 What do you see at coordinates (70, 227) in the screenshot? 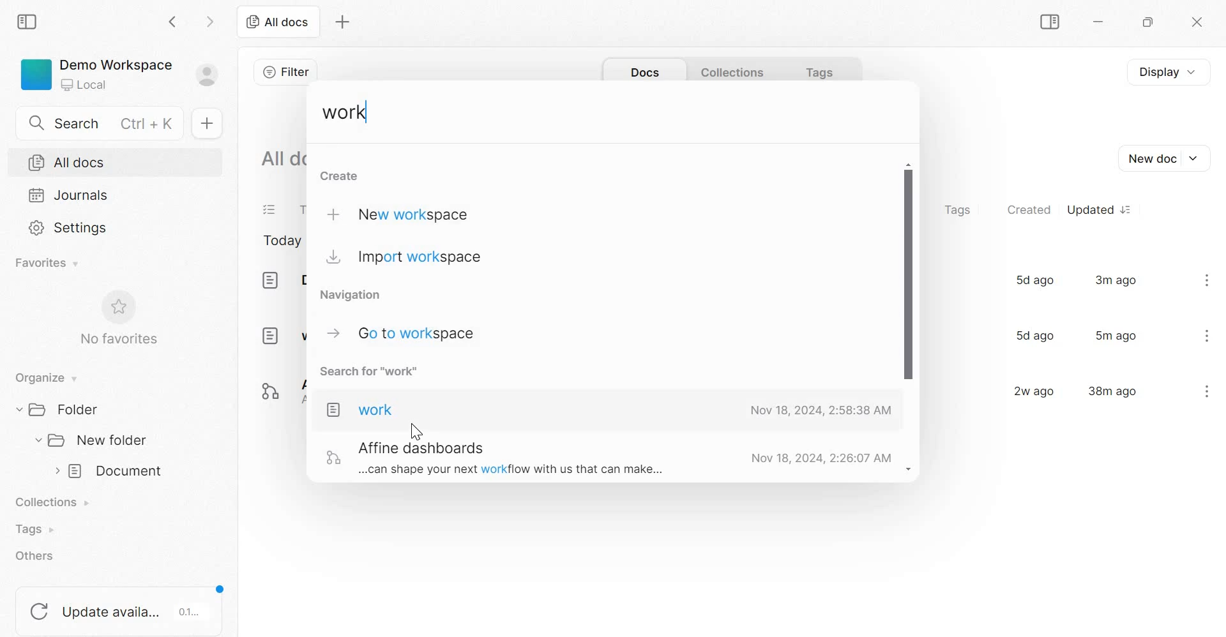
I see `Settings` at bounding box center [70, 227].